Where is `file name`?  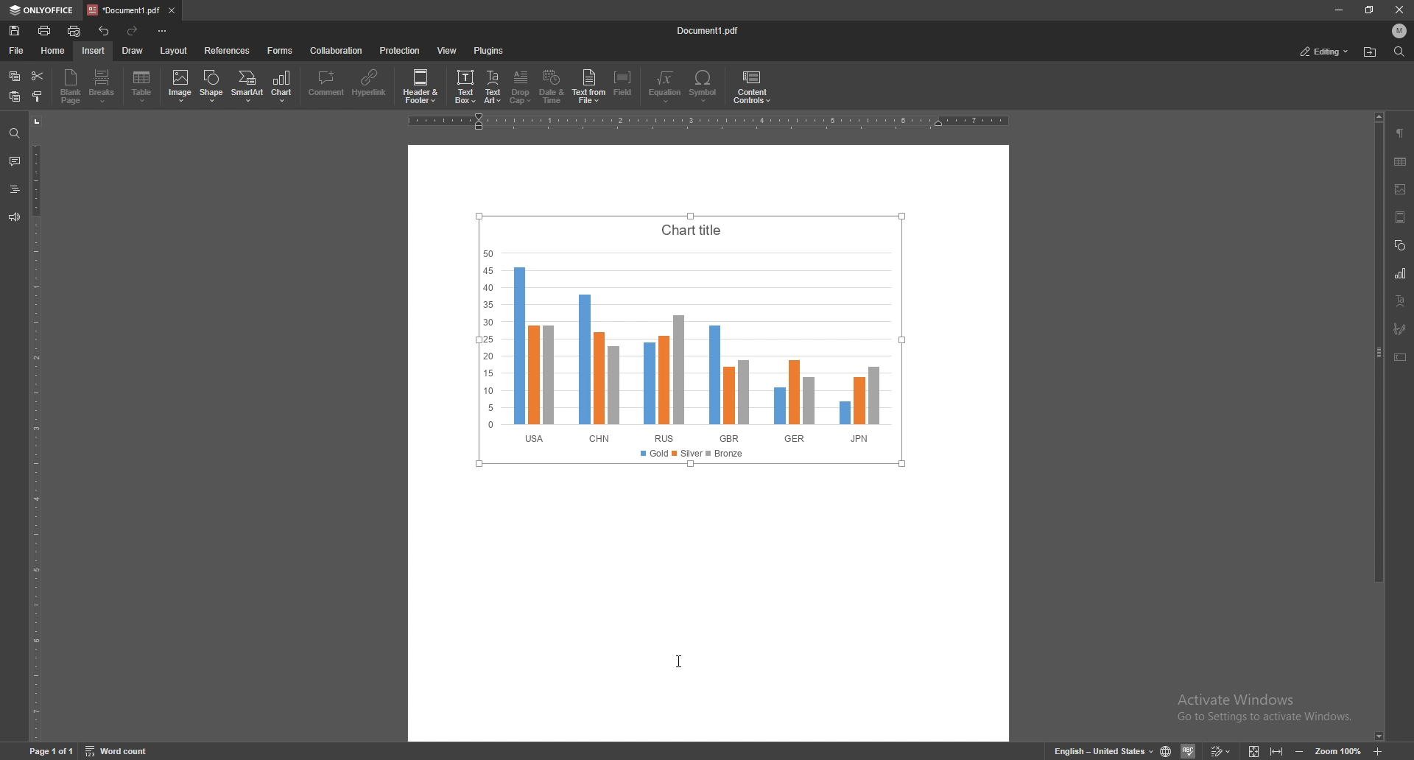
file name is located at coordinates (708, 30).